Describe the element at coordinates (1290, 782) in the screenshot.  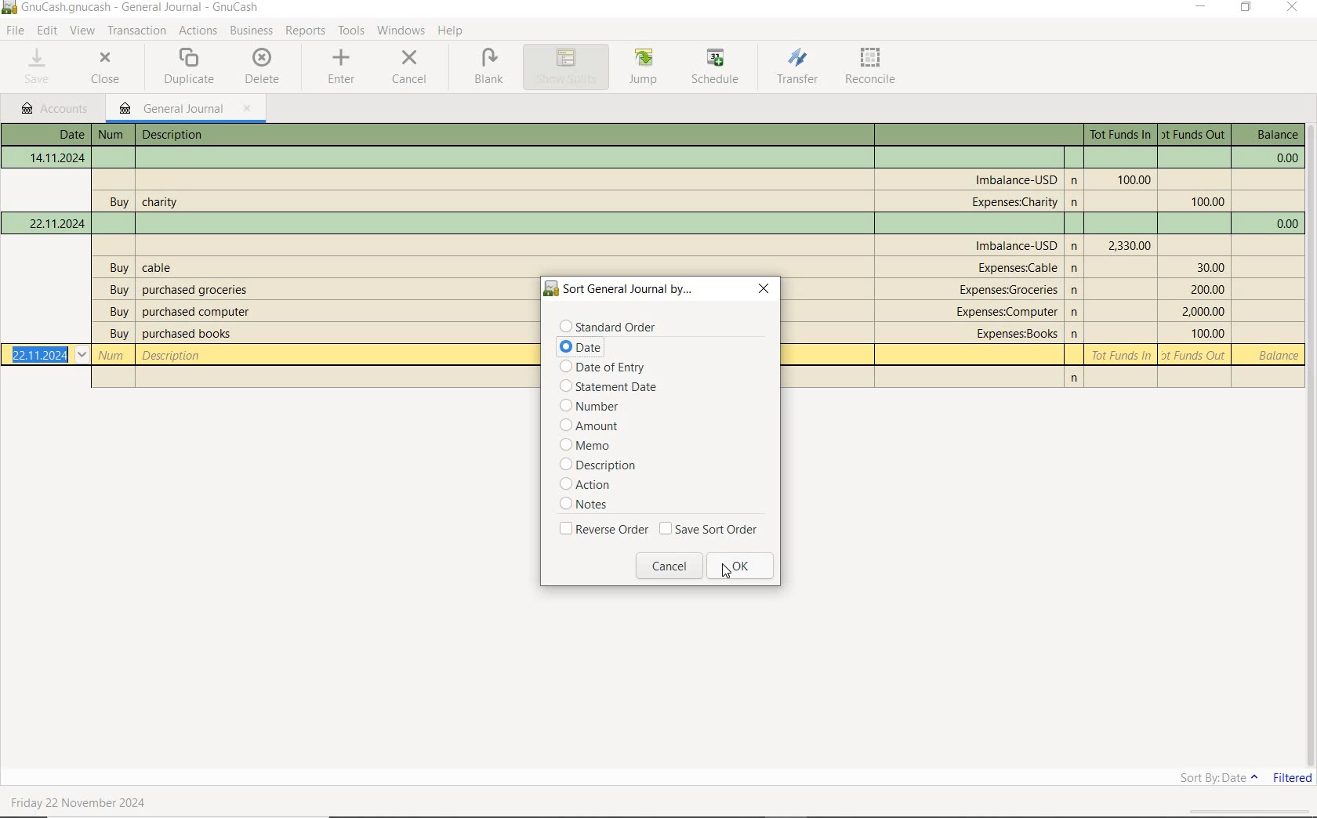
I see `FILTERED` at that location.